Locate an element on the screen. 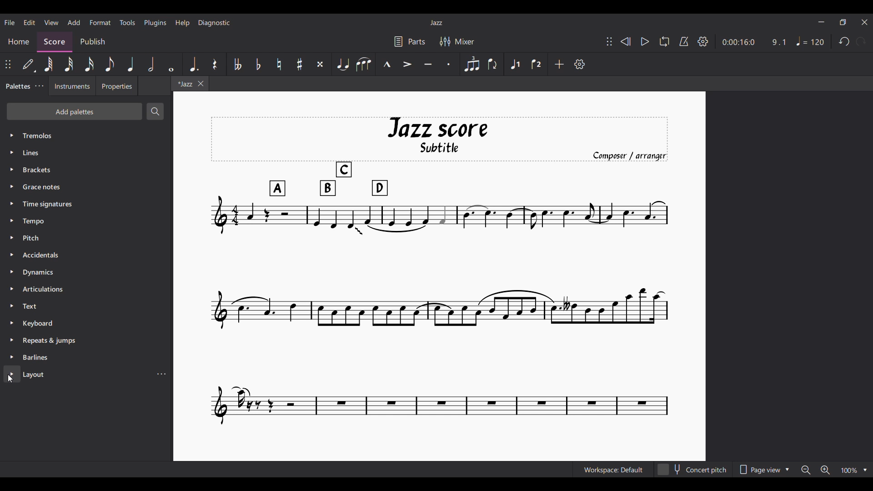 The height and width of the screenshot is (491, 873). Play is located at coordinates (645, 41).